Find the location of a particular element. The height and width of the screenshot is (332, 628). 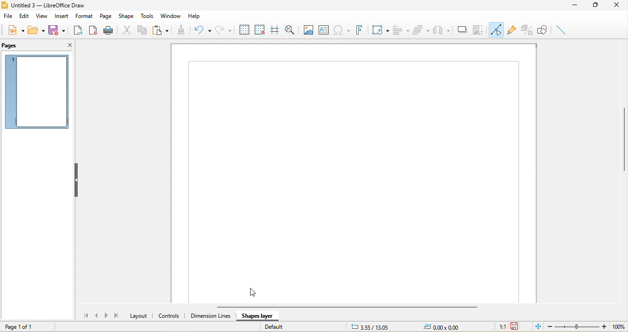

arrange is located at coordinates (422, 29).